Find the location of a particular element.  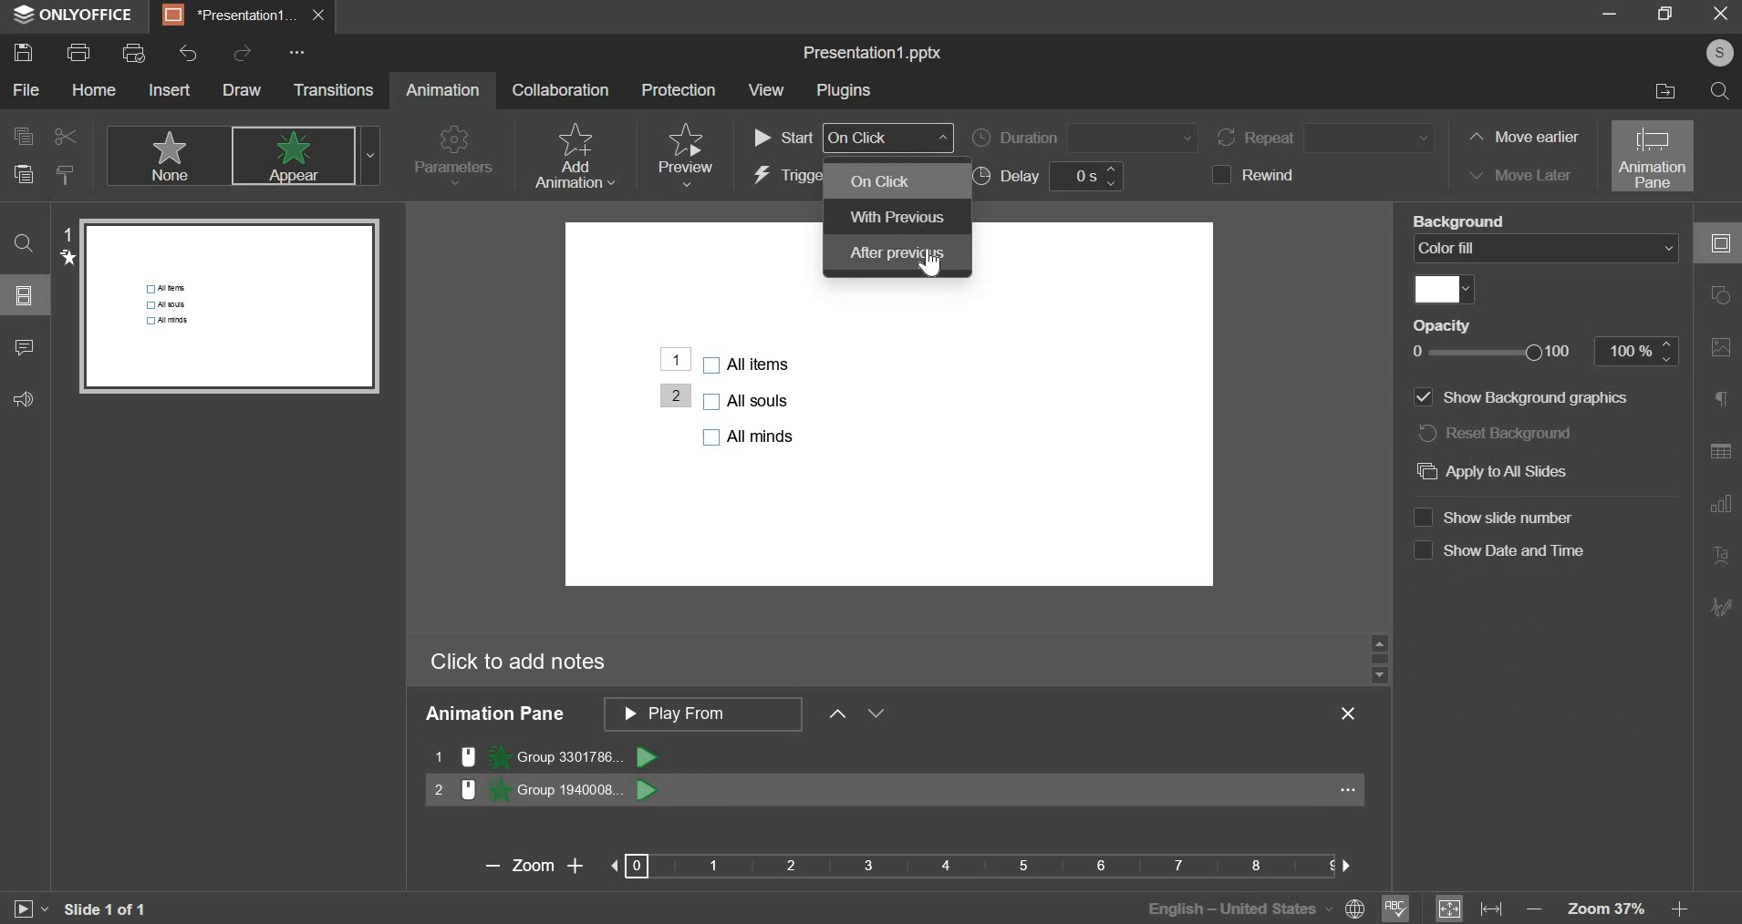

plugins is located at coordinates (842, 91).